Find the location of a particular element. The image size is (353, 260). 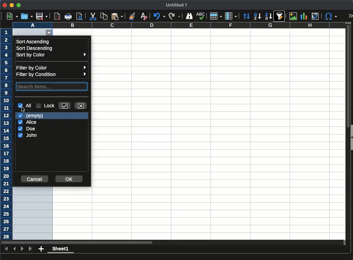

sort descending is located at coordinates (34, 48).